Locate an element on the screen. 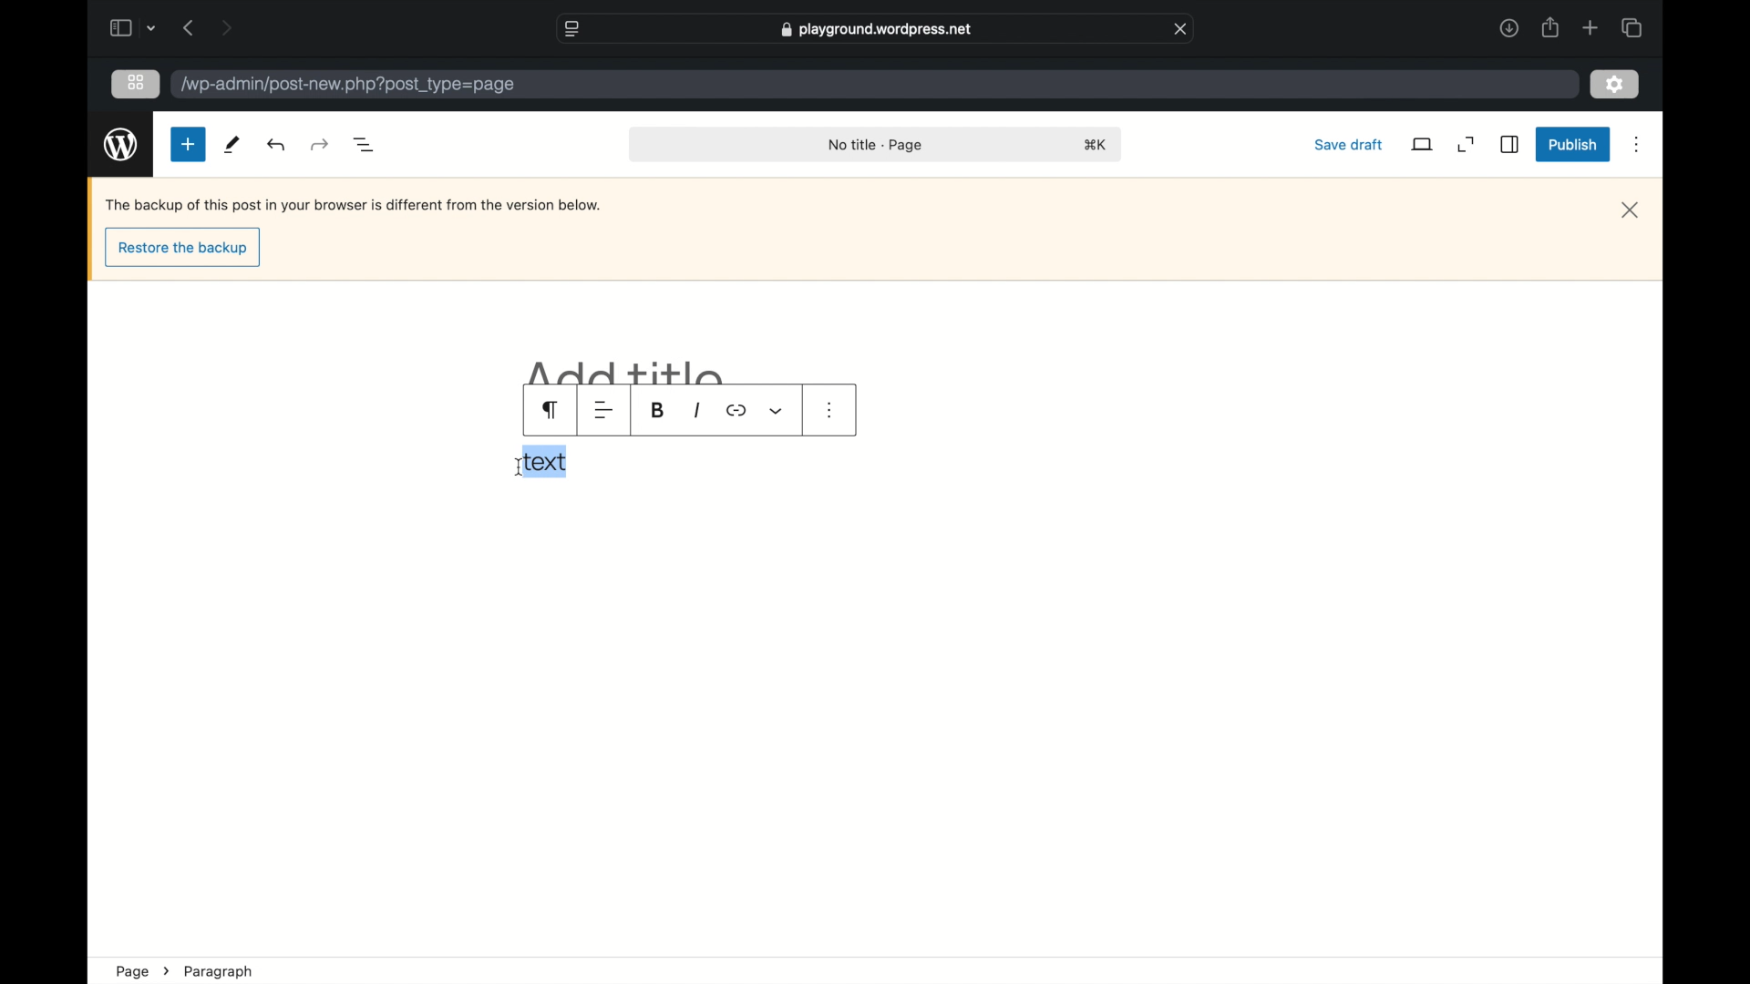  previous page is located at coordinates (188, 27).